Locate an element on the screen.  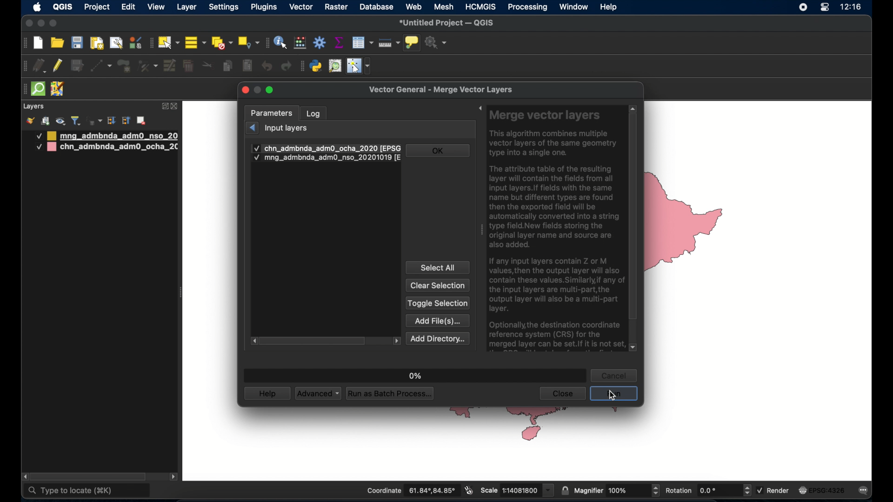
apple icon is located at coordinates (37, 7).